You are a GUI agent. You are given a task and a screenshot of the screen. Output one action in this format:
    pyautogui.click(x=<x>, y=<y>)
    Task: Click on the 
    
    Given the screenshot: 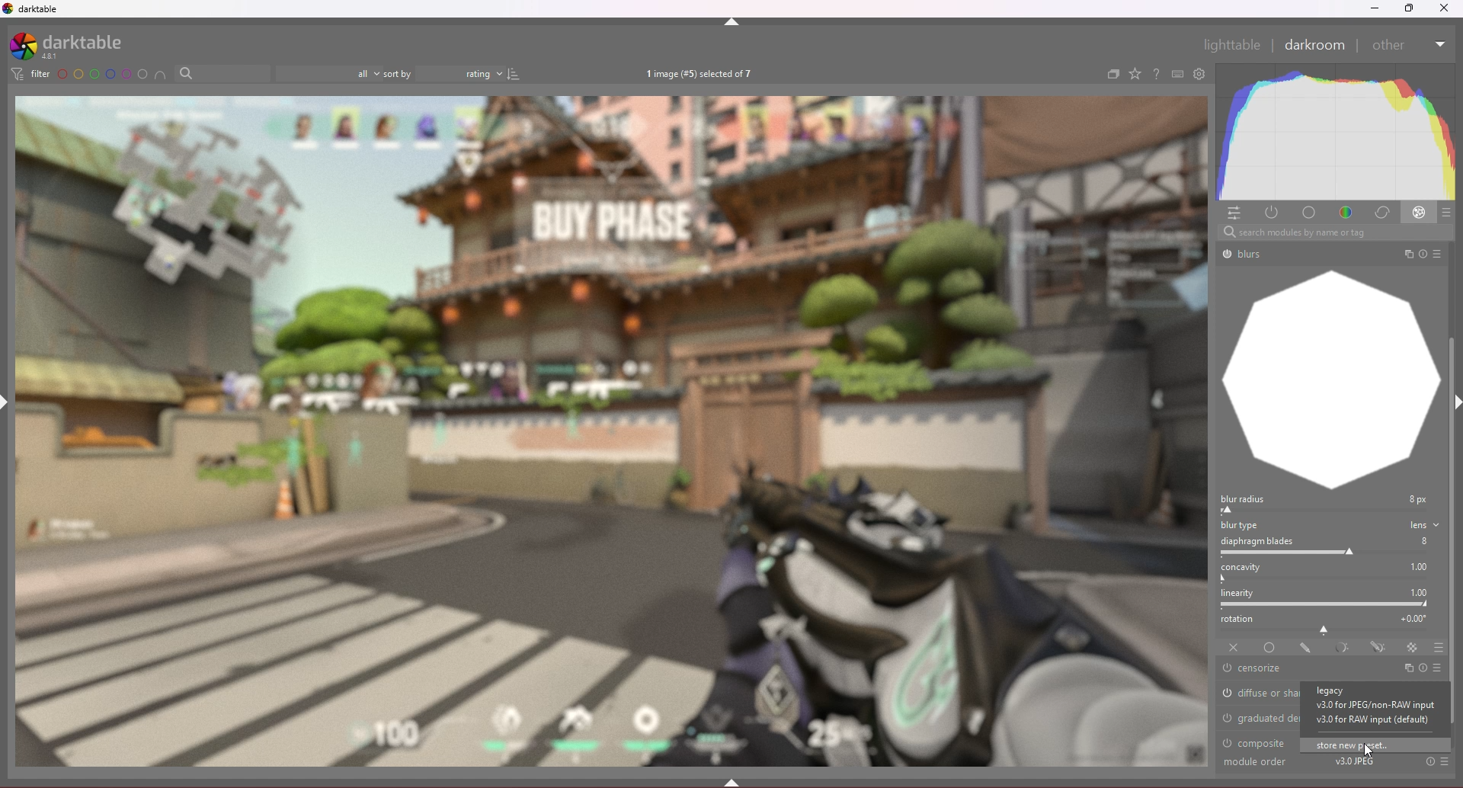 What is the action you would take?
    pyautogui.click(x=1334, y=232)
    